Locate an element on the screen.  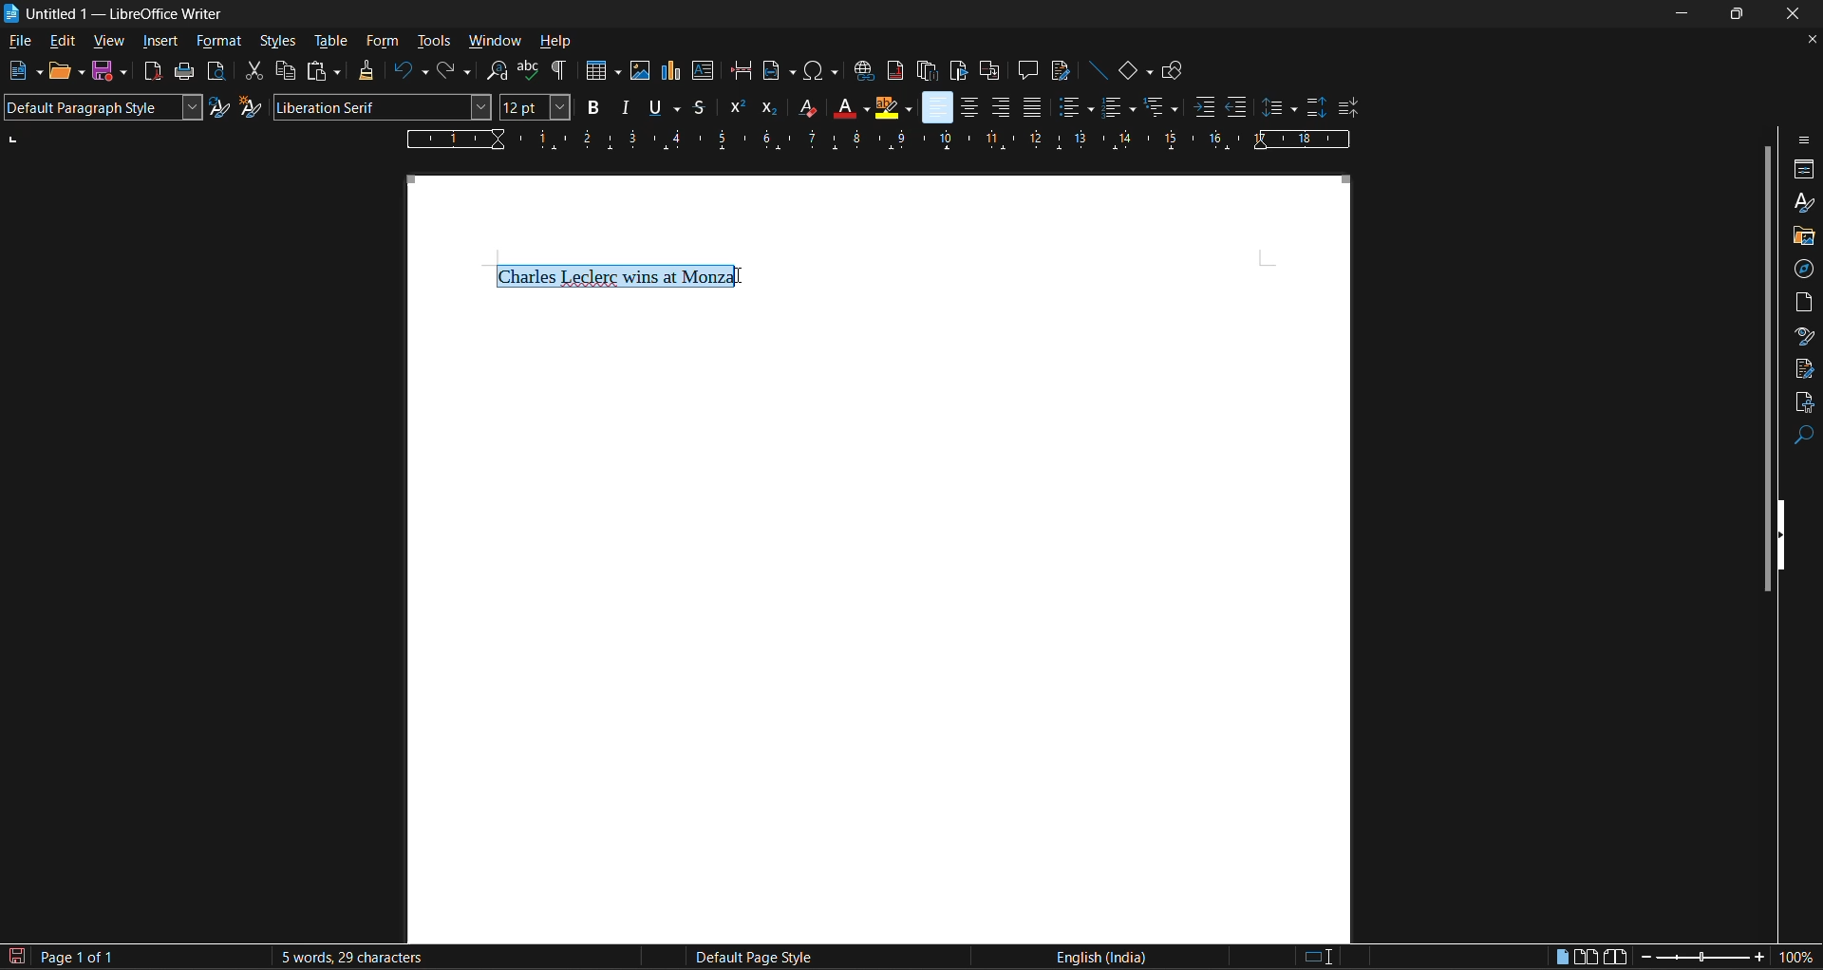
paste is located at coordinates (324, 71).